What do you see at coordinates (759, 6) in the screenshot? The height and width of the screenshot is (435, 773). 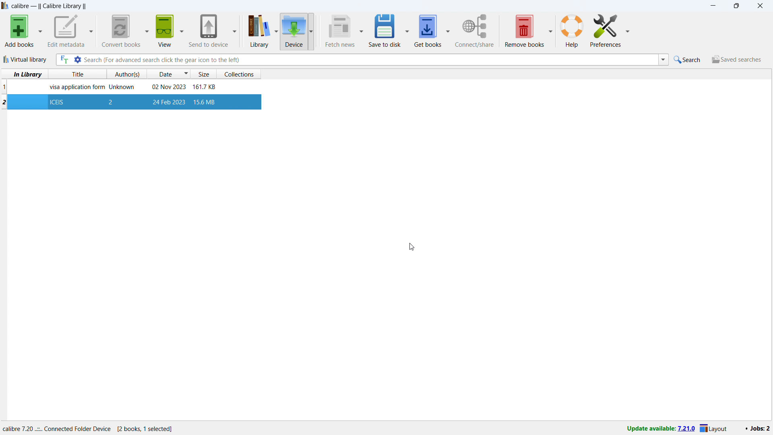 I see `close` at bounding box center [759, 6].